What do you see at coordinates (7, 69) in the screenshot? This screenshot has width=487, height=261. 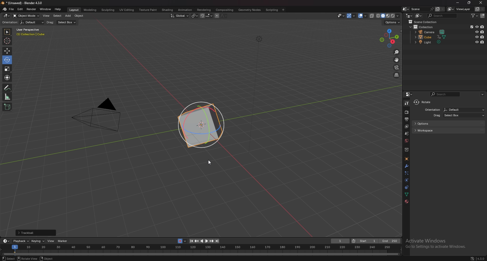 I see `scale` at bounding box center [7, 69].